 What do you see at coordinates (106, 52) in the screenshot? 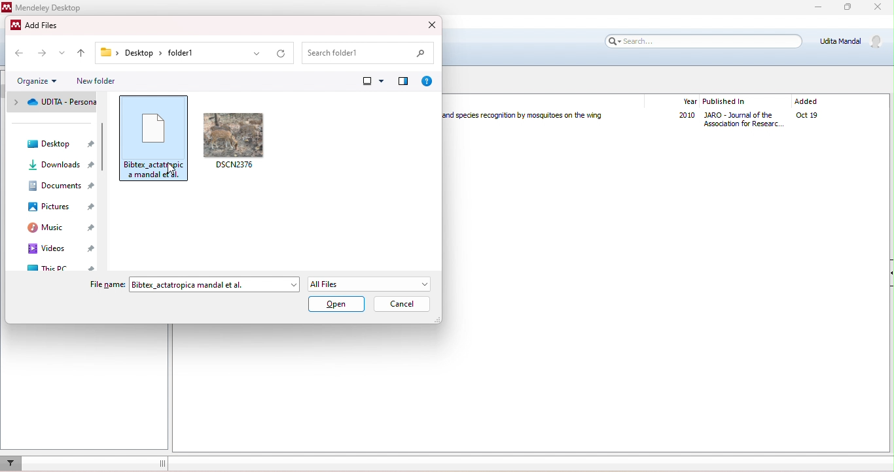
I see `Folder` at bounding box center [106, 52].